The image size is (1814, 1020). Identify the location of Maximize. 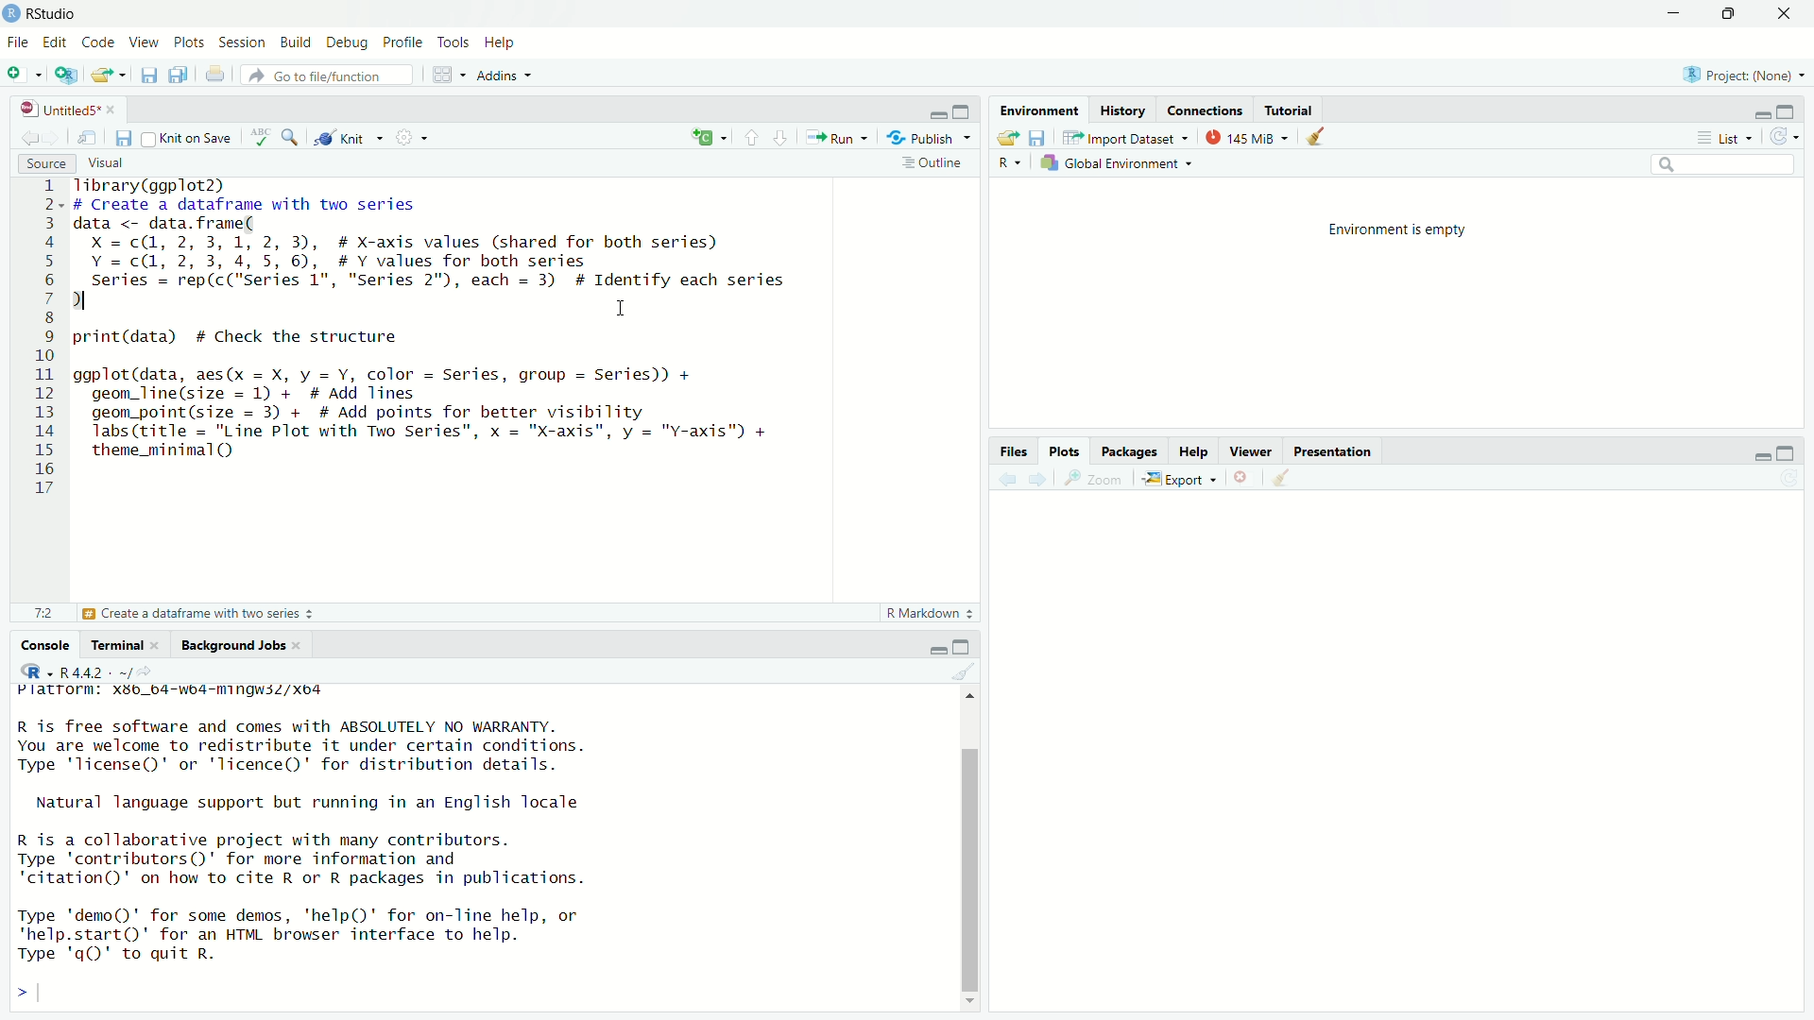
(1789, 112).